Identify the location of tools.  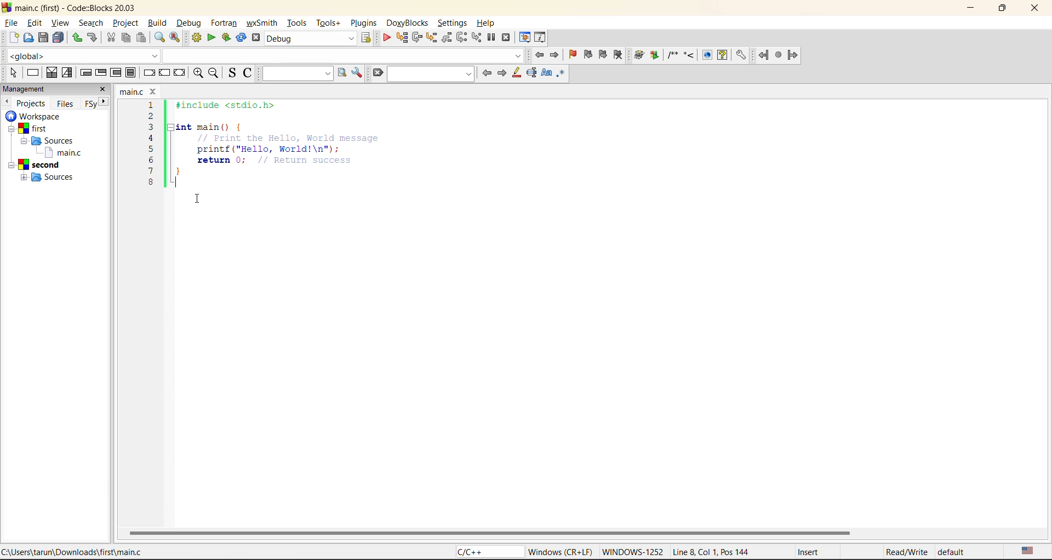
(298, 23).